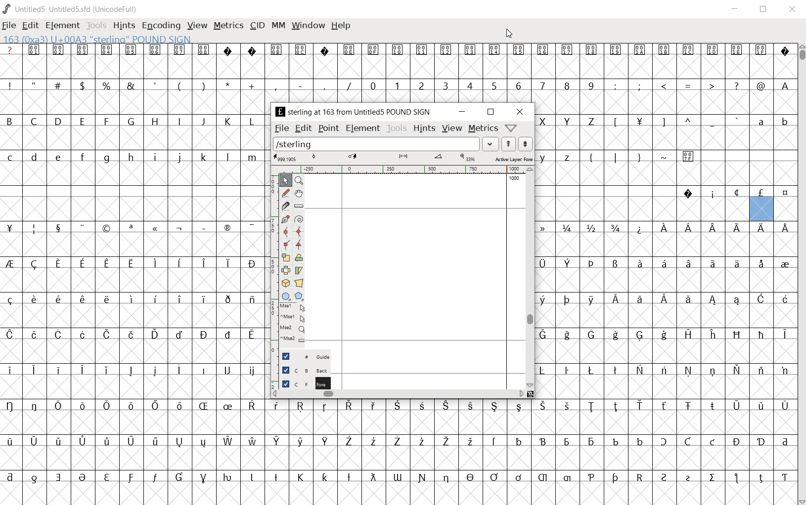 The width and height of the screenshot is (806, 505). I want to click on CURSOR, so click(509, 34).